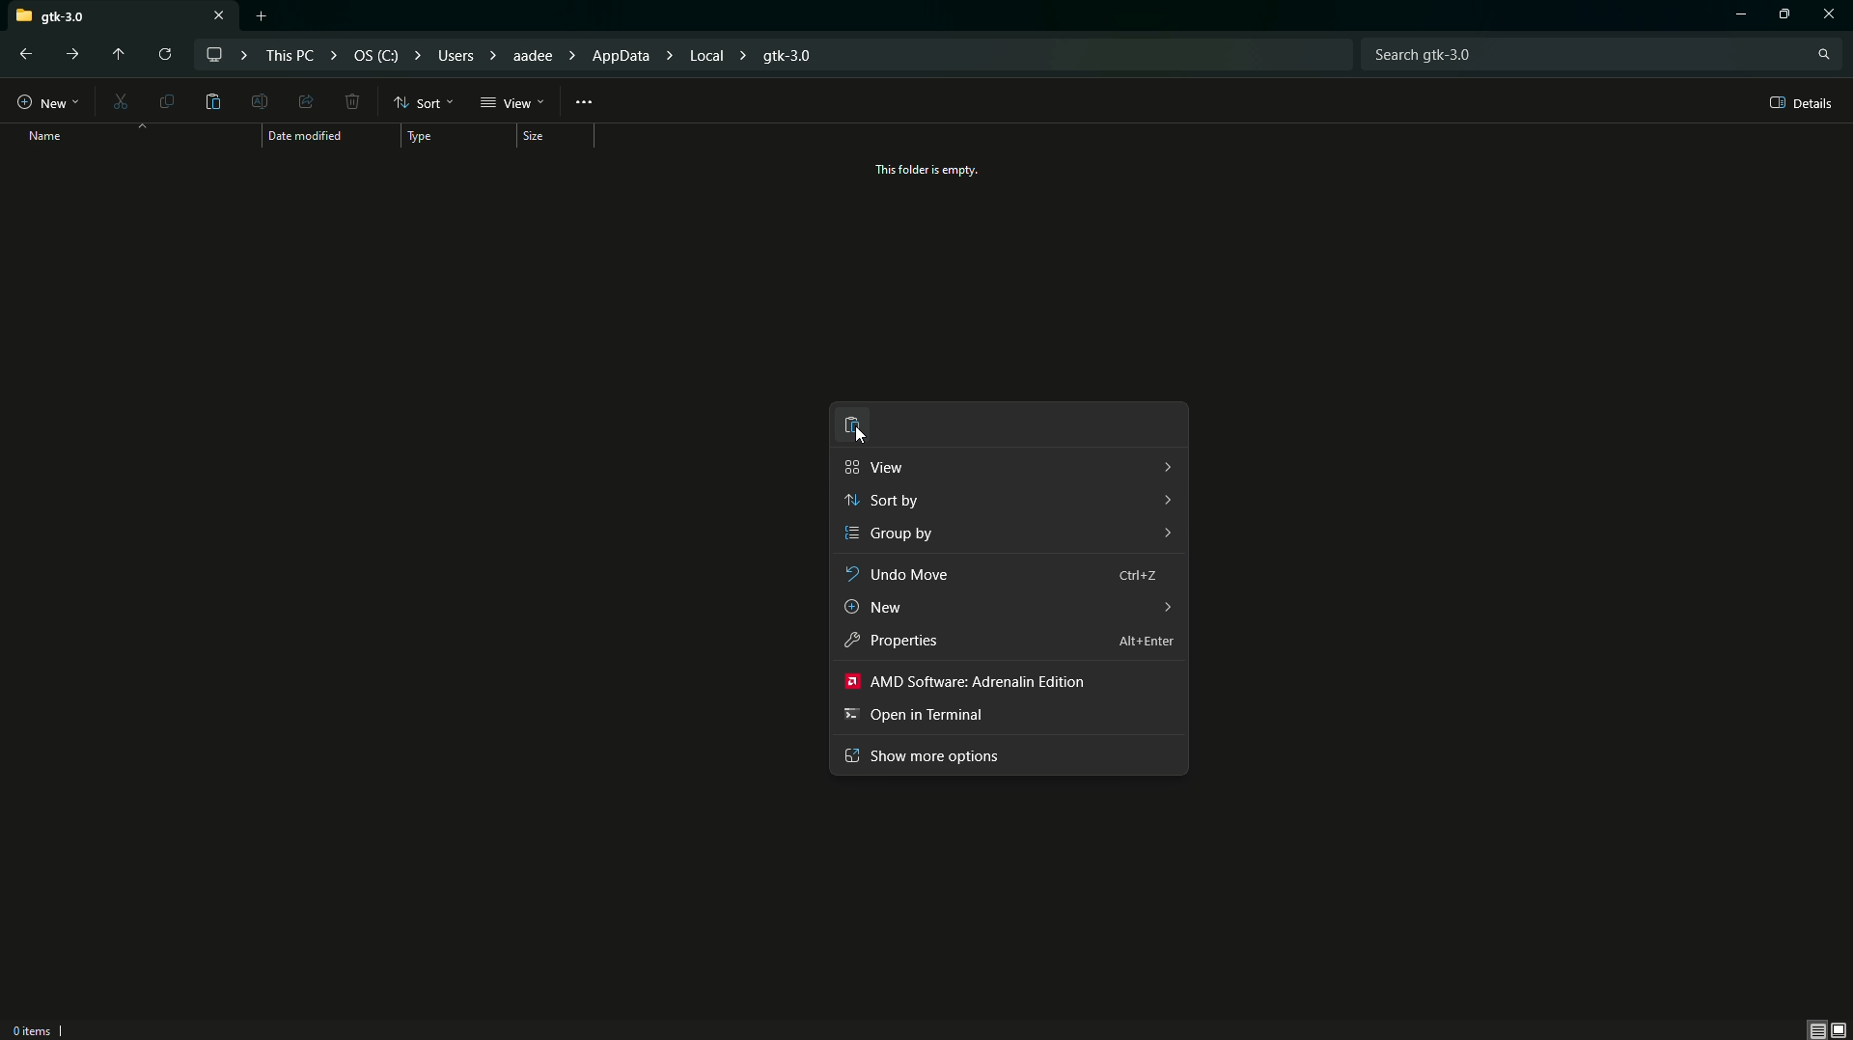 The width and height of the screenshot is (1853, 1040). What do you see at coordinates (1013, 470) in the screenshot?
I see `View` at bounding box center [1013, 470].